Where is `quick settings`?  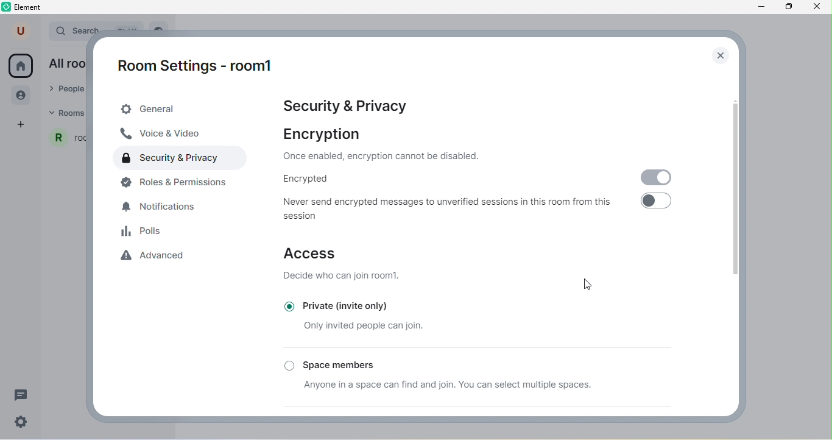 quick settings is located at coordinates (25, 422).